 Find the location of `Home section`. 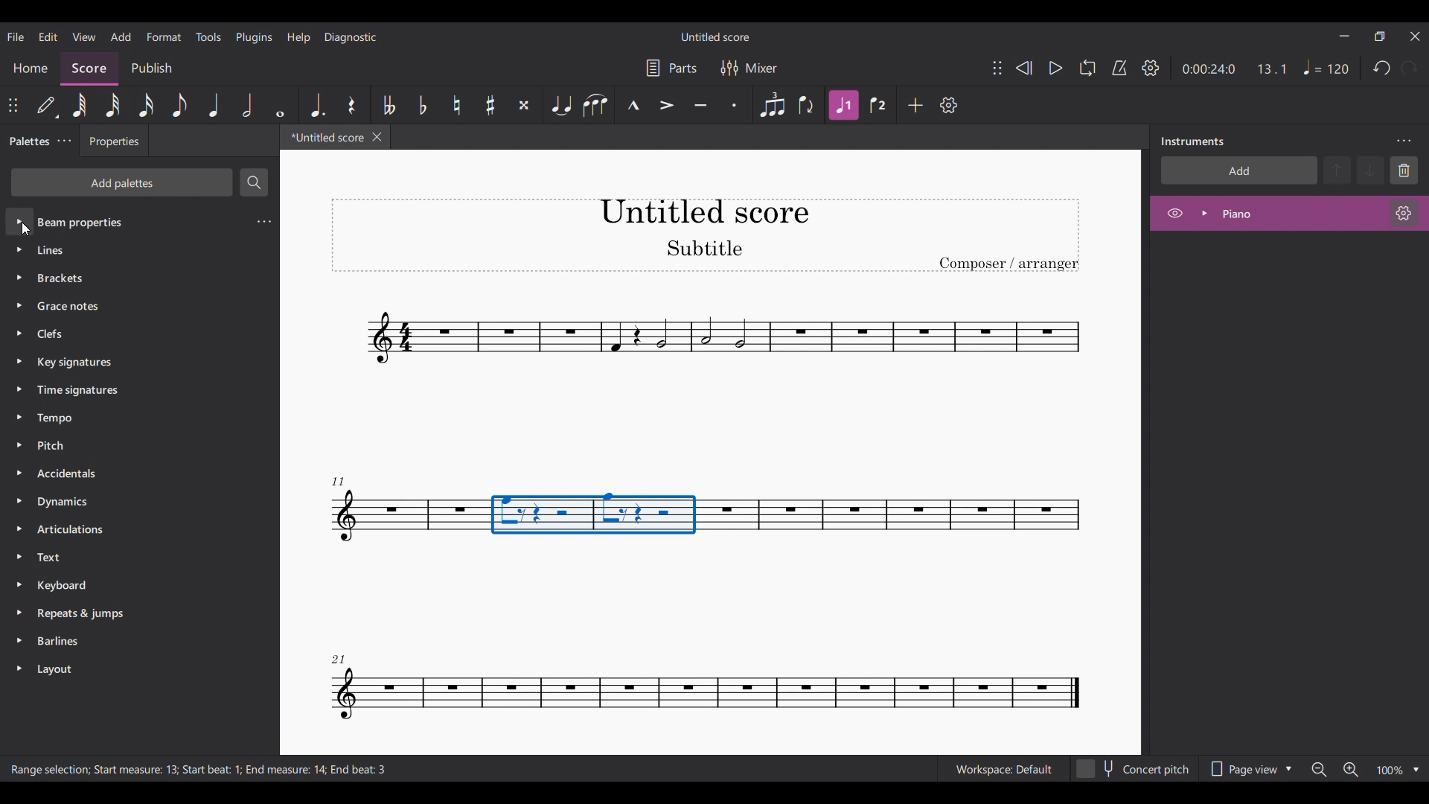

Home section is located at coordinates (31, 68).